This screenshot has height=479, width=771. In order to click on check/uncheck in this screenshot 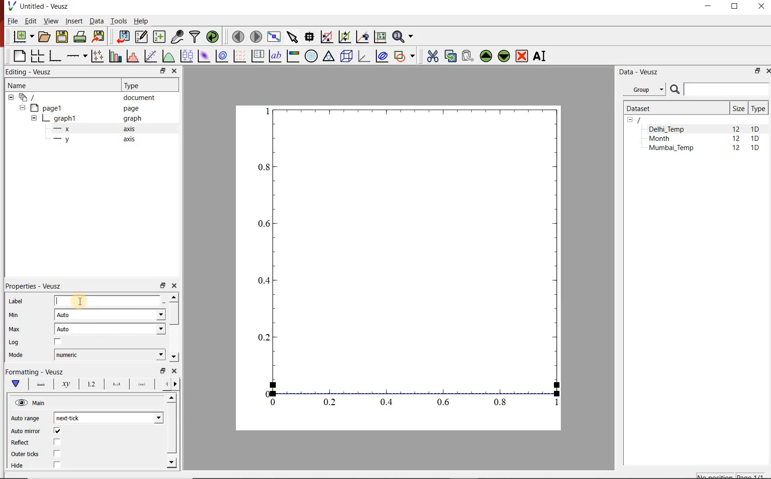, I will do `click(57, 453)`.